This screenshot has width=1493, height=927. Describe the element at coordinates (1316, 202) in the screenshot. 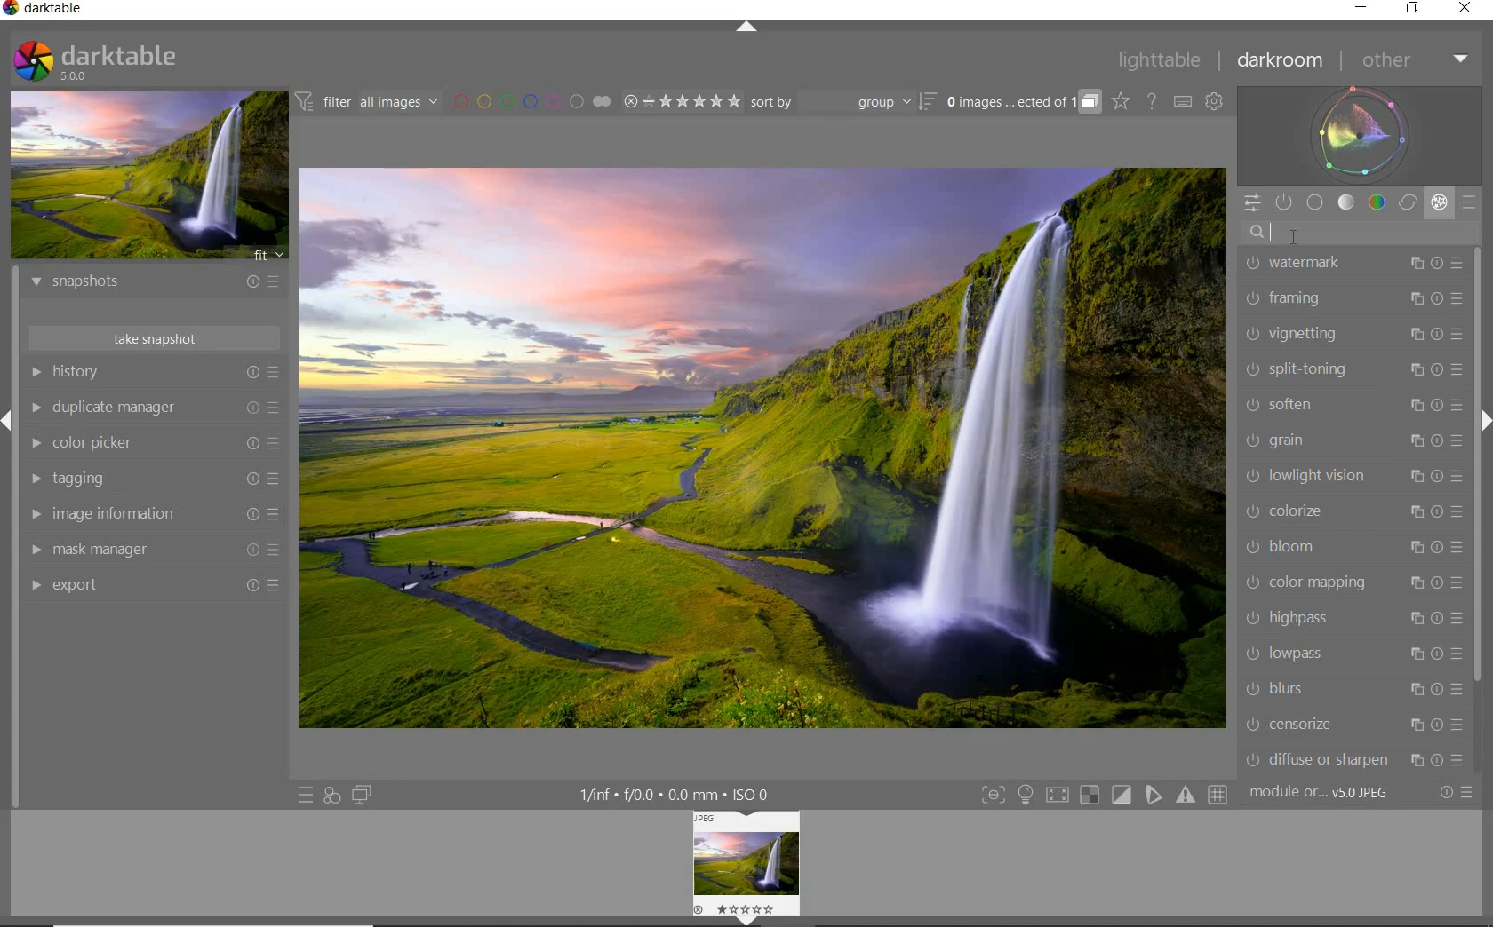

I see `base` at that location.